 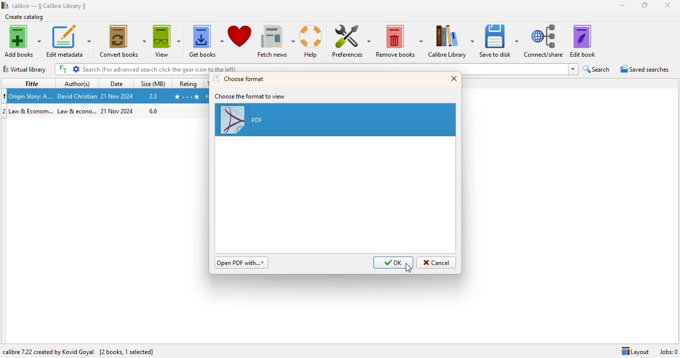 What do you see at coordinates (276, 41) in the screenshot?
I see `fetch news` at bounding box center [276, 41].